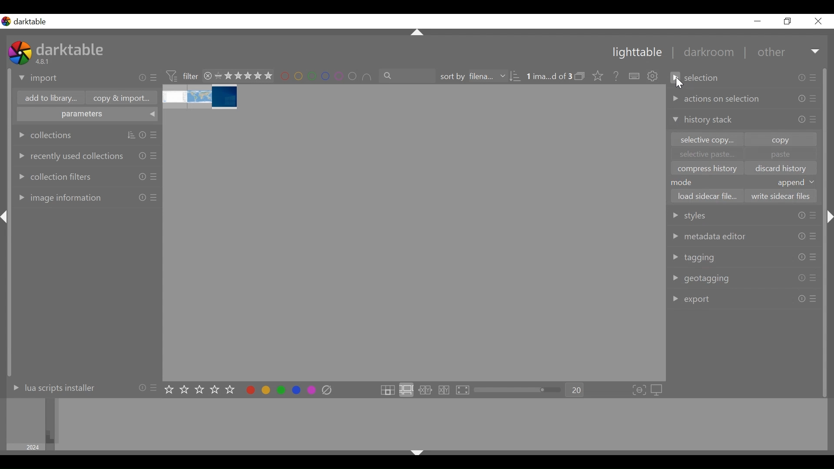  What do you see at coordinates (406, 390) in the screenshot?
I see `click to enter zoomable lighttable layout` at bounding box center [406, 390].